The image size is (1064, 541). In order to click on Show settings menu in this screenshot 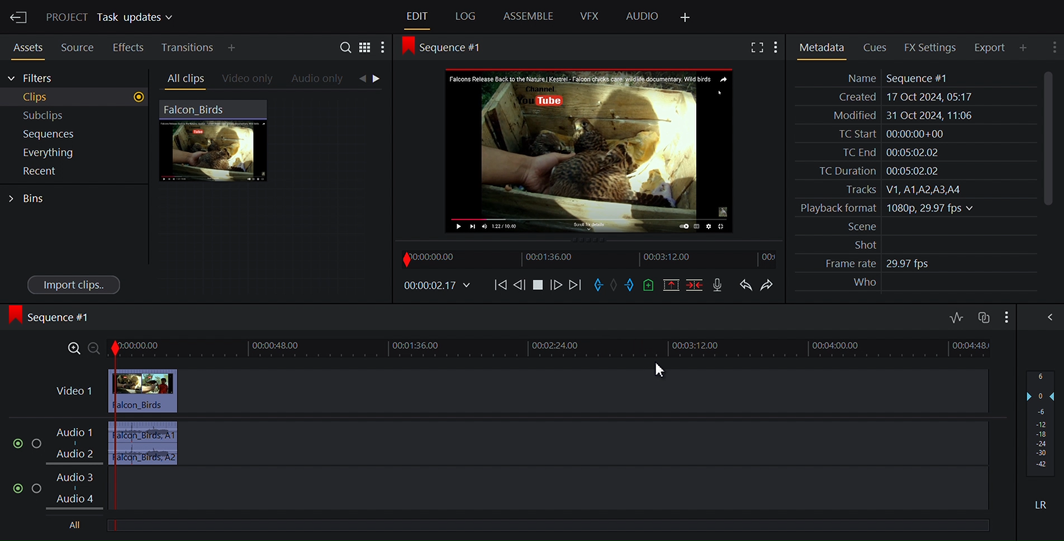, I will do `click(776, 47)`.